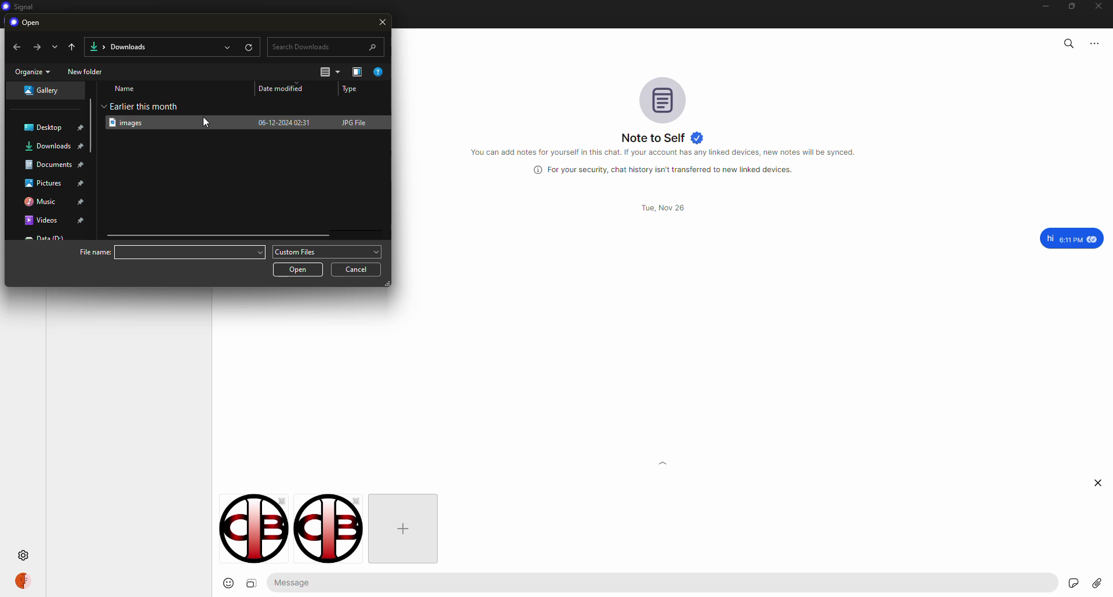  I want to click on date, so click(286, 88).